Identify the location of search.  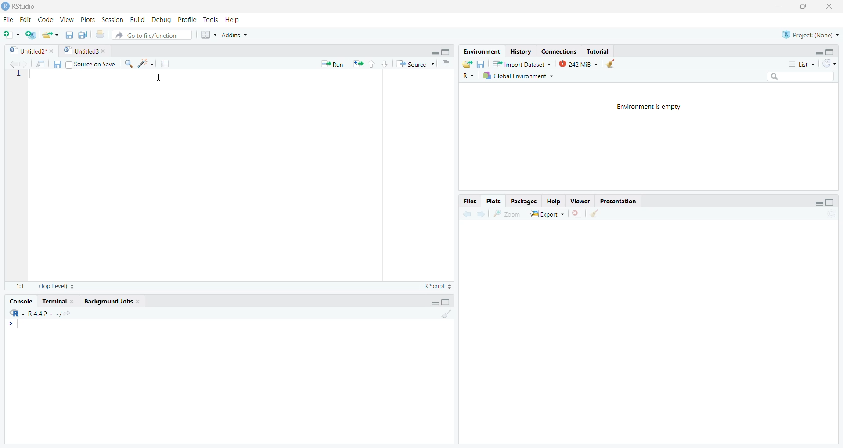
(128, 64).